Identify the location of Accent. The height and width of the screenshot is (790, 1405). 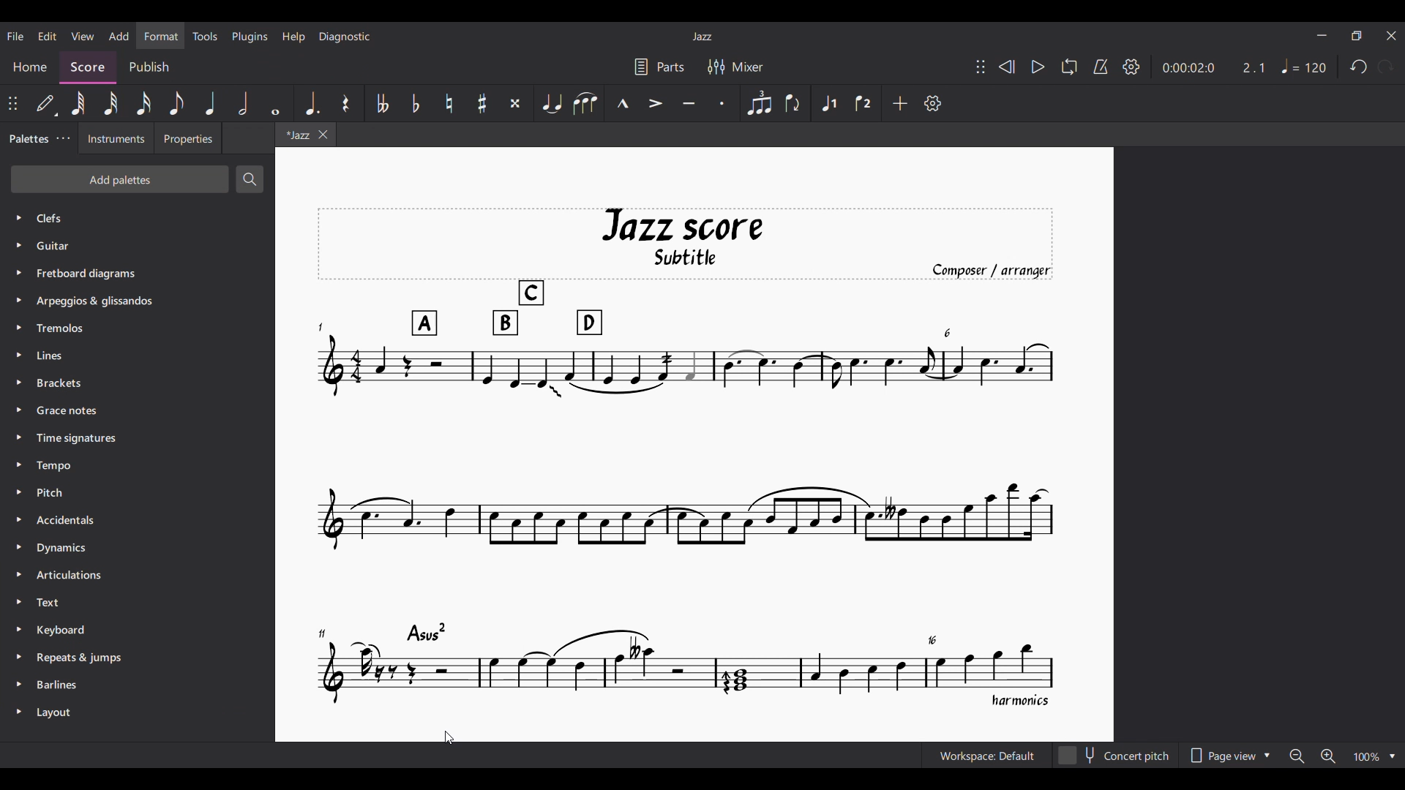
(656, 102).